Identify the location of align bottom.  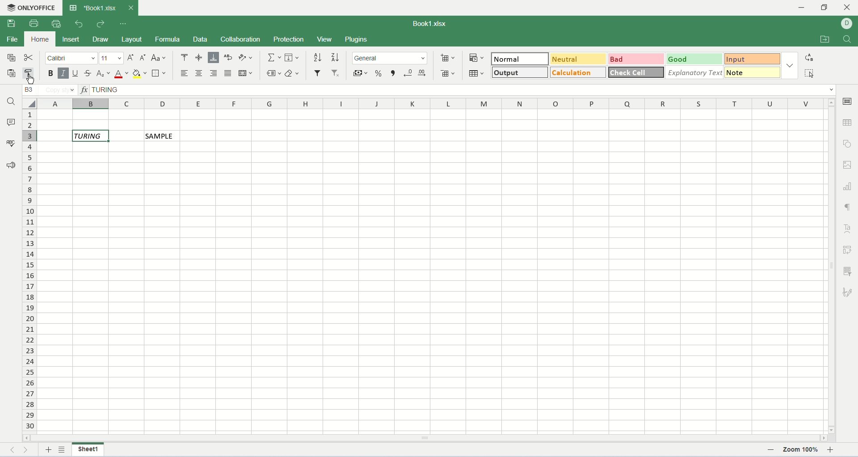
(213, 58).